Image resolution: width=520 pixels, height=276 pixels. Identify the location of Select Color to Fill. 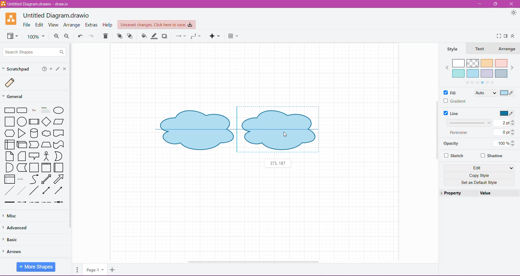
(507, 93).